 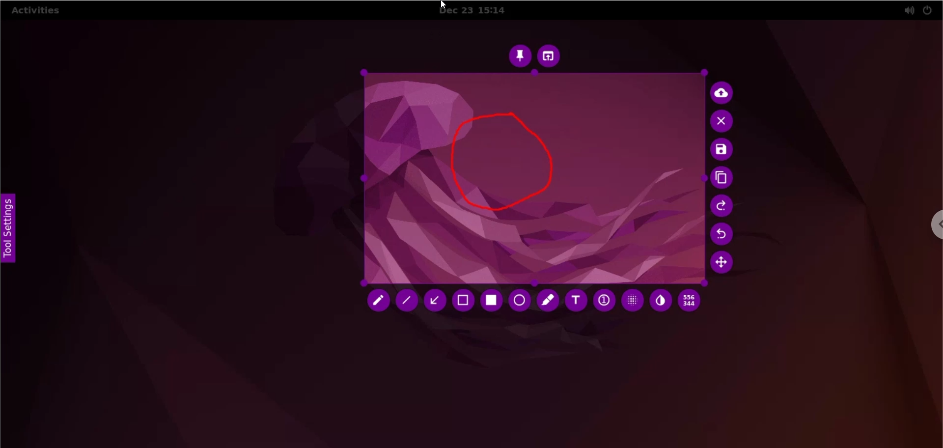 I want to click on rectangle, so click(x=494, y=301).